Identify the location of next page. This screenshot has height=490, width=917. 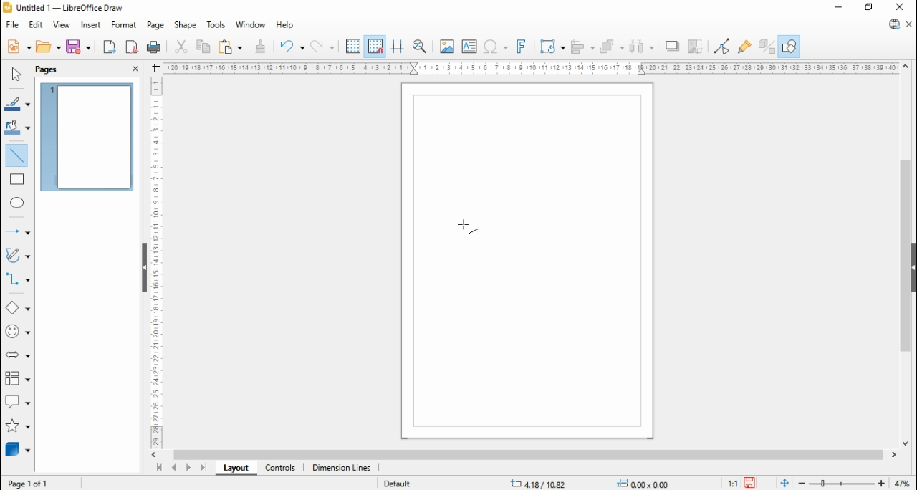
(188, 467).